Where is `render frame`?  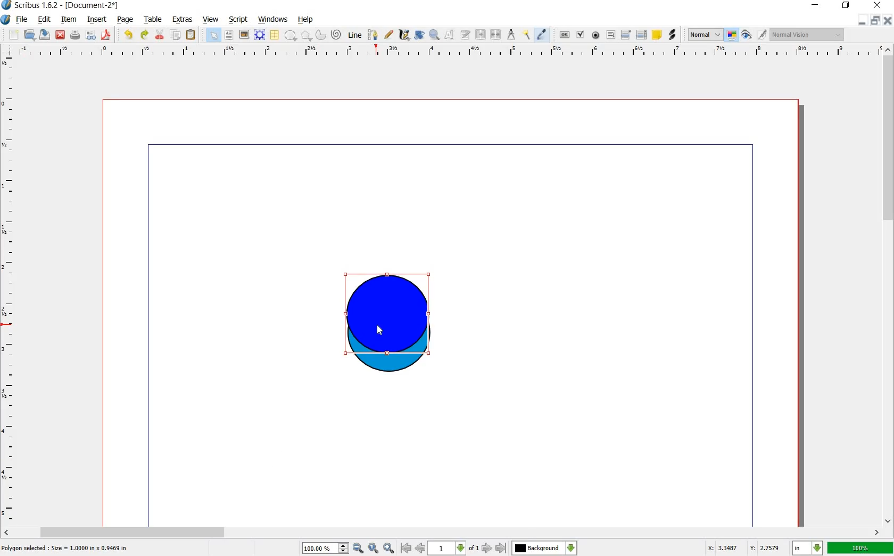 render frame is located at coordinates (259, 34).